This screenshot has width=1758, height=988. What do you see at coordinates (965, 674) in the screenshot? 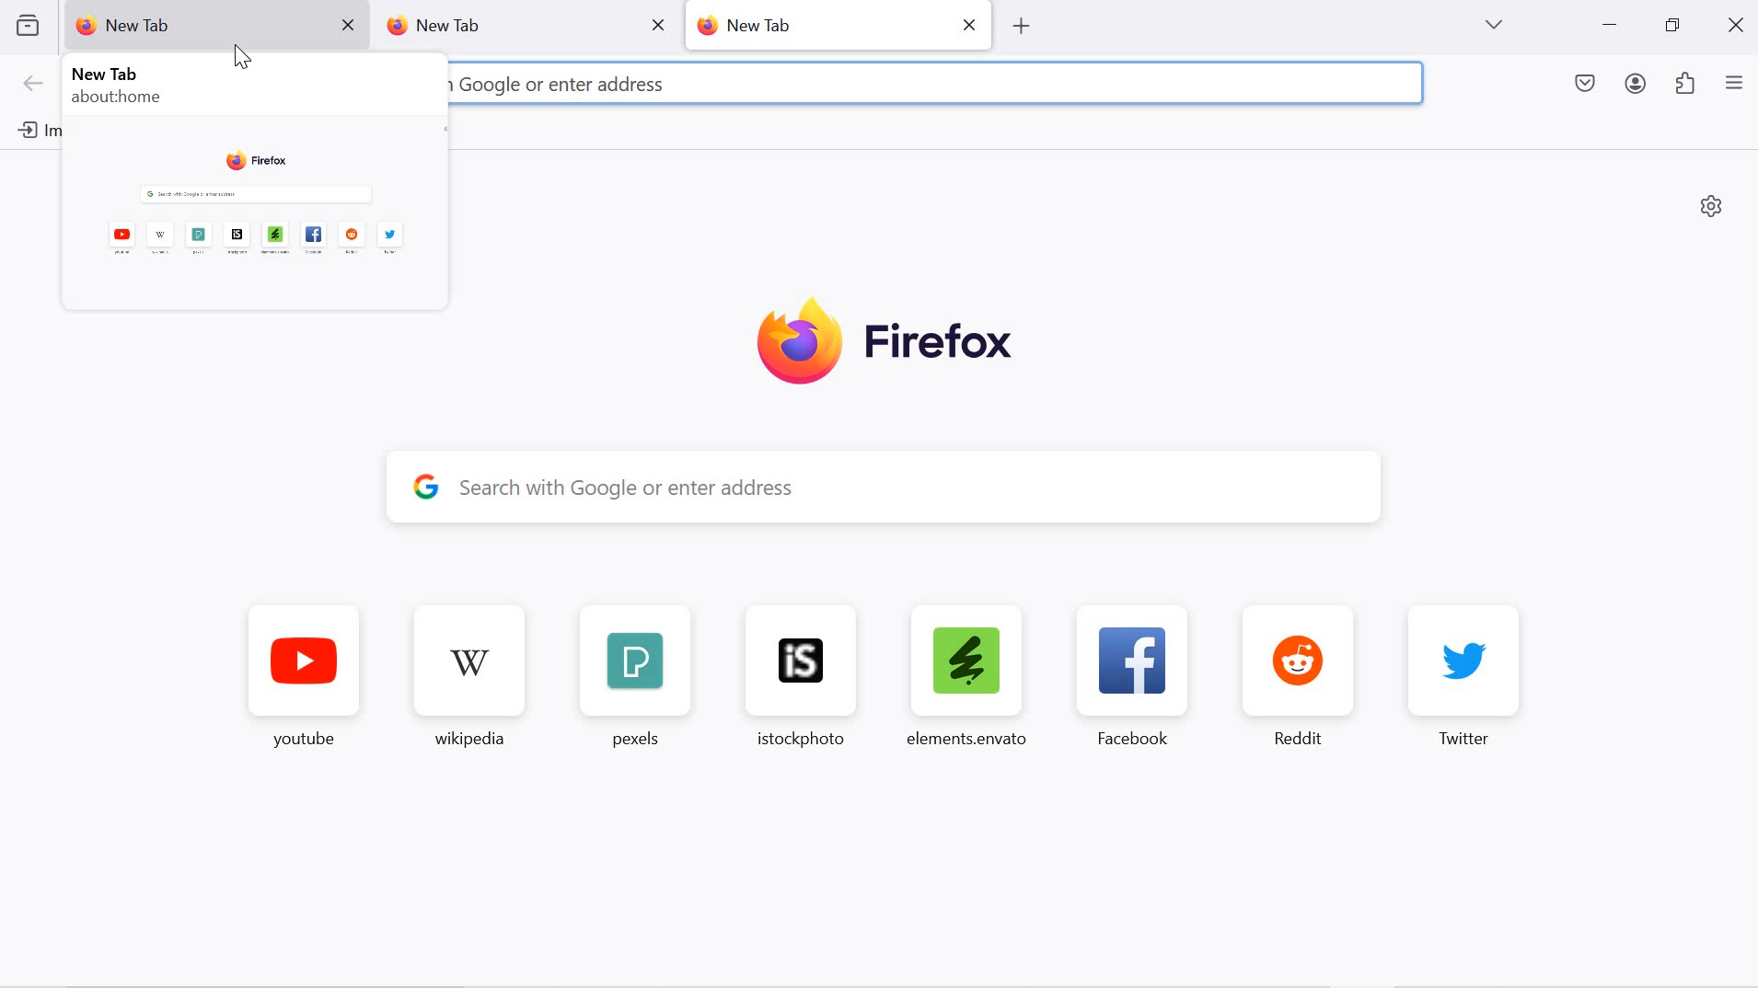
I see `elements.envanto favorite` at bounding box center [965, 674].